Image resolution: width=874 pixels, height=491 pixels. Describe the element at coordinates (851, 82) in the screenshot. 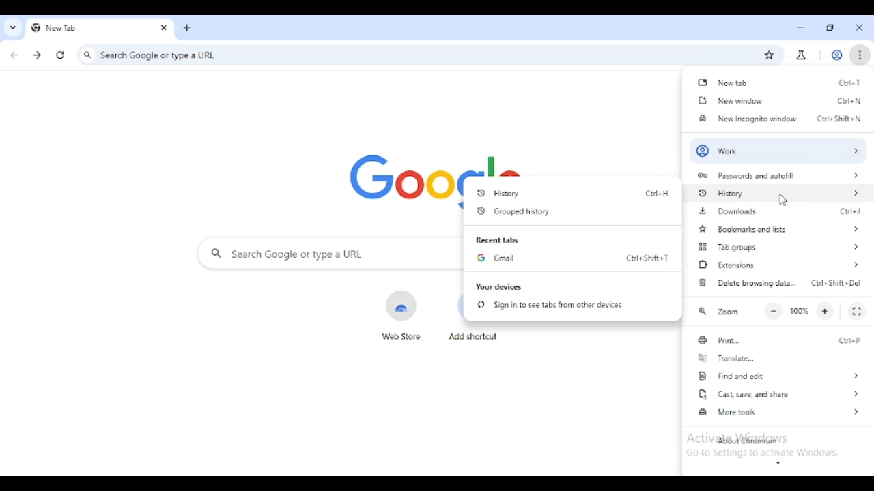

I see `shortcut for new tab` at that location.